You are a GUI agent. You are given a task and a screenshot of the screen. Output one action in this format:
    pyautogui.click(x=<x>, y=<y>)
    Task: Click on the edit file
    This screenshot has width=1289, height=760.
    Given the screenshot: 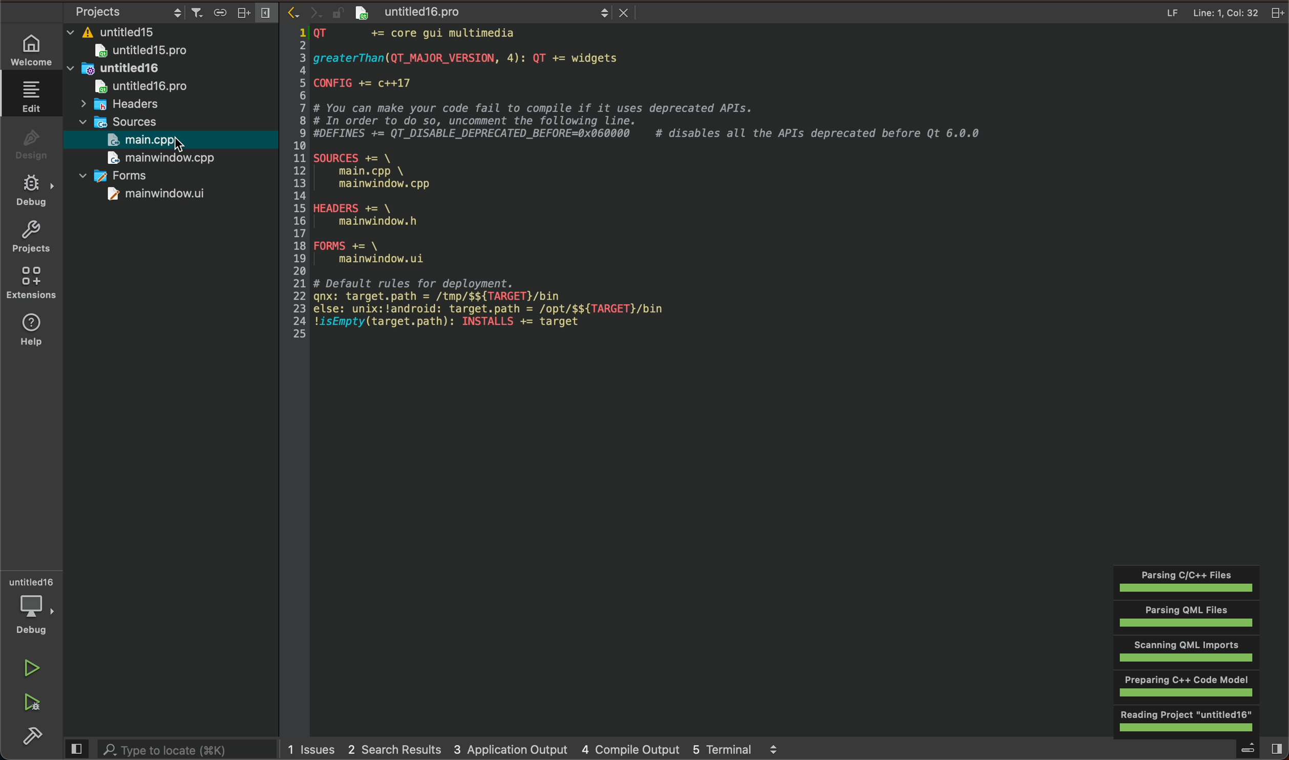 What is the action you would take?
    pyautogui.click(x=32, y=97)
    